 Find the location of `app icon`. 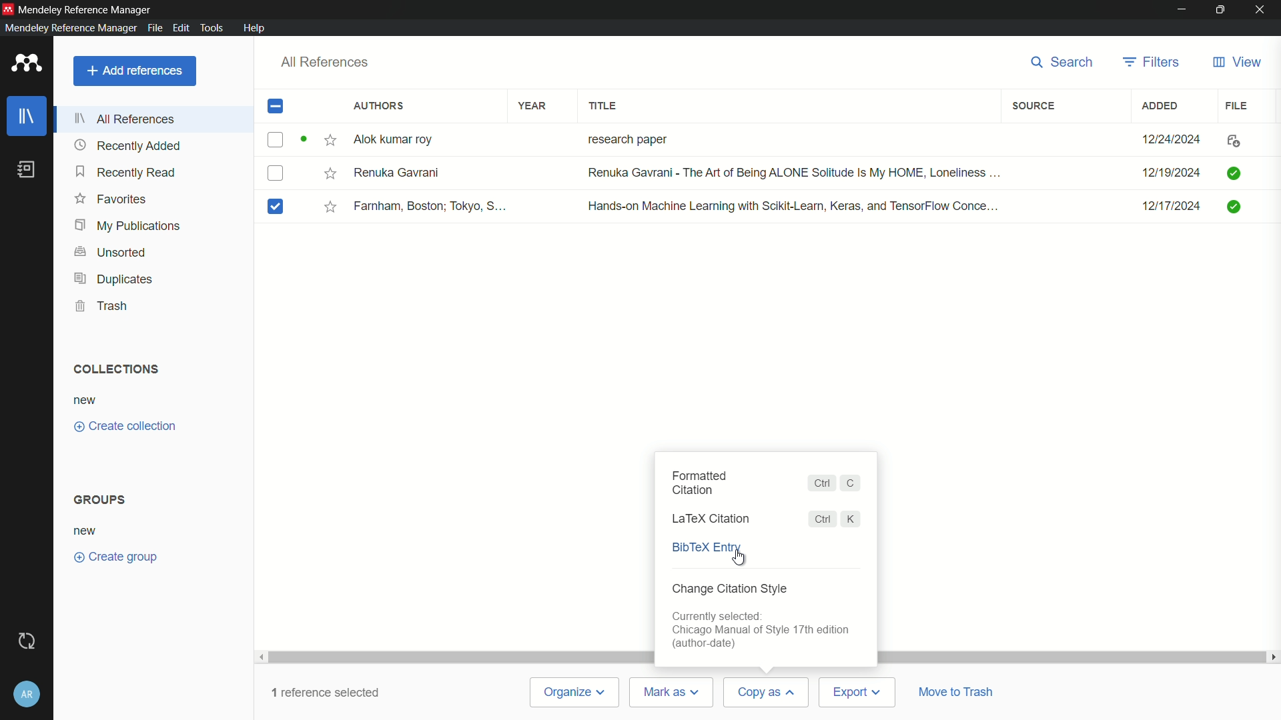

app icon is located at coordinates (8, 8).